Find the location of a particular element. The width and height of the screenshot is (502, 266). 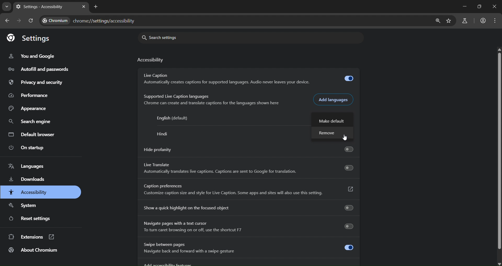

appearance is located at coordinates (28, 108).